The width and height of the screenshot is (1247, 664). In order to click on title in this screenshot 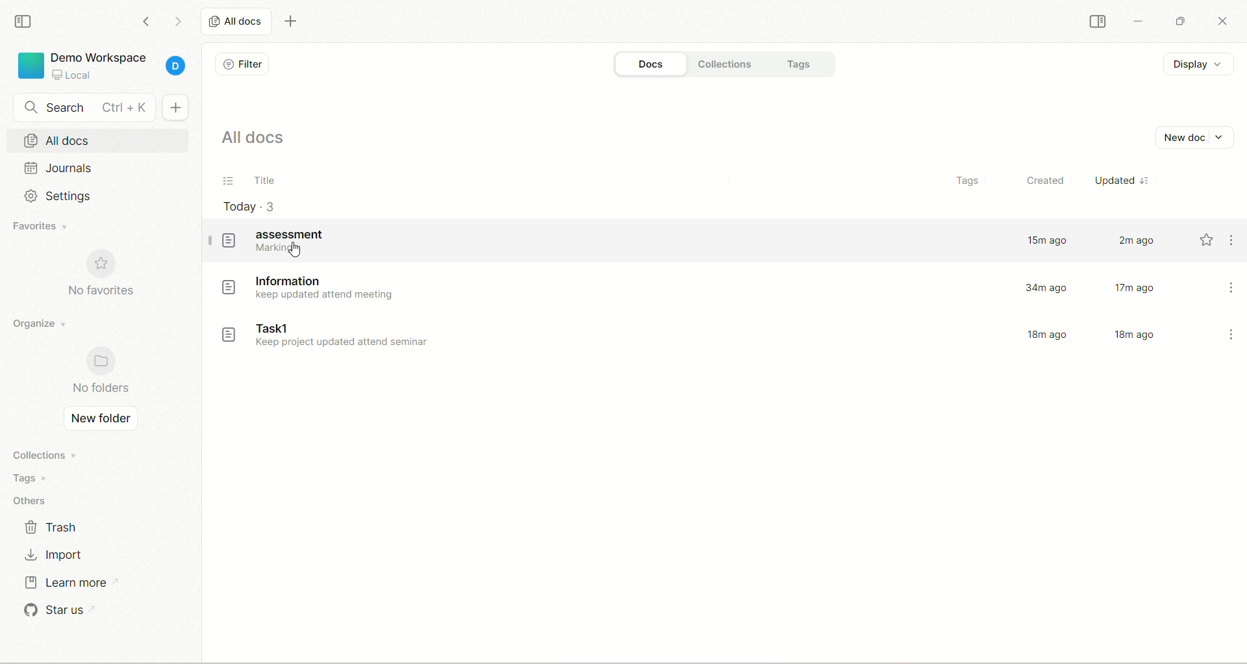, I will do `click(247, 182)`.